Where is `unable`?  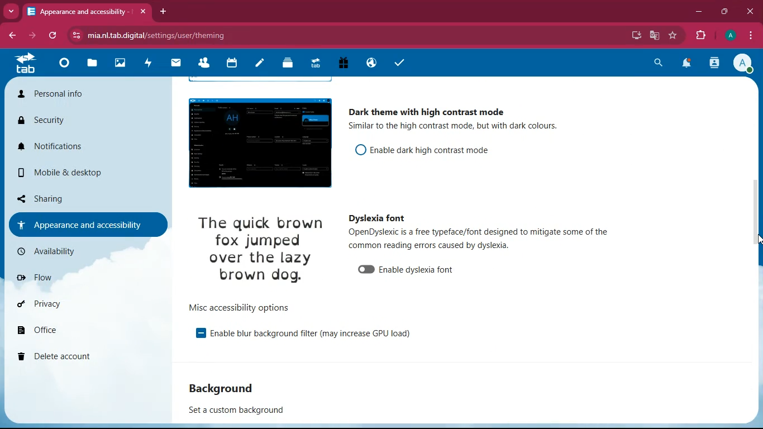 unable is located at coordinates (363, 271).